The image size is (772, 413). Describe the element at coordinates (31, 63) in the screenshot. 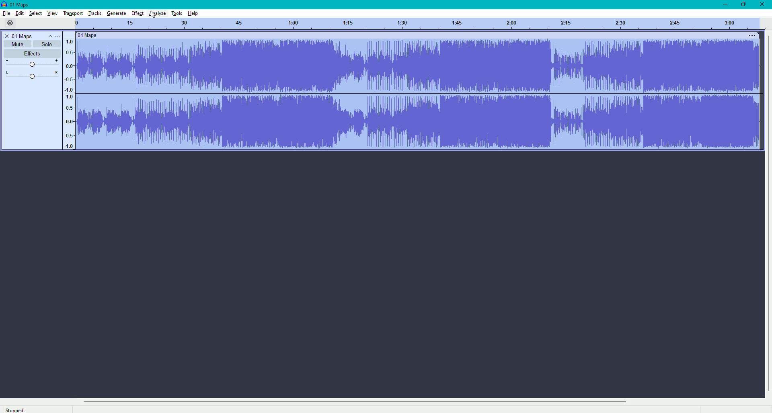

I see `Slider` at that location.